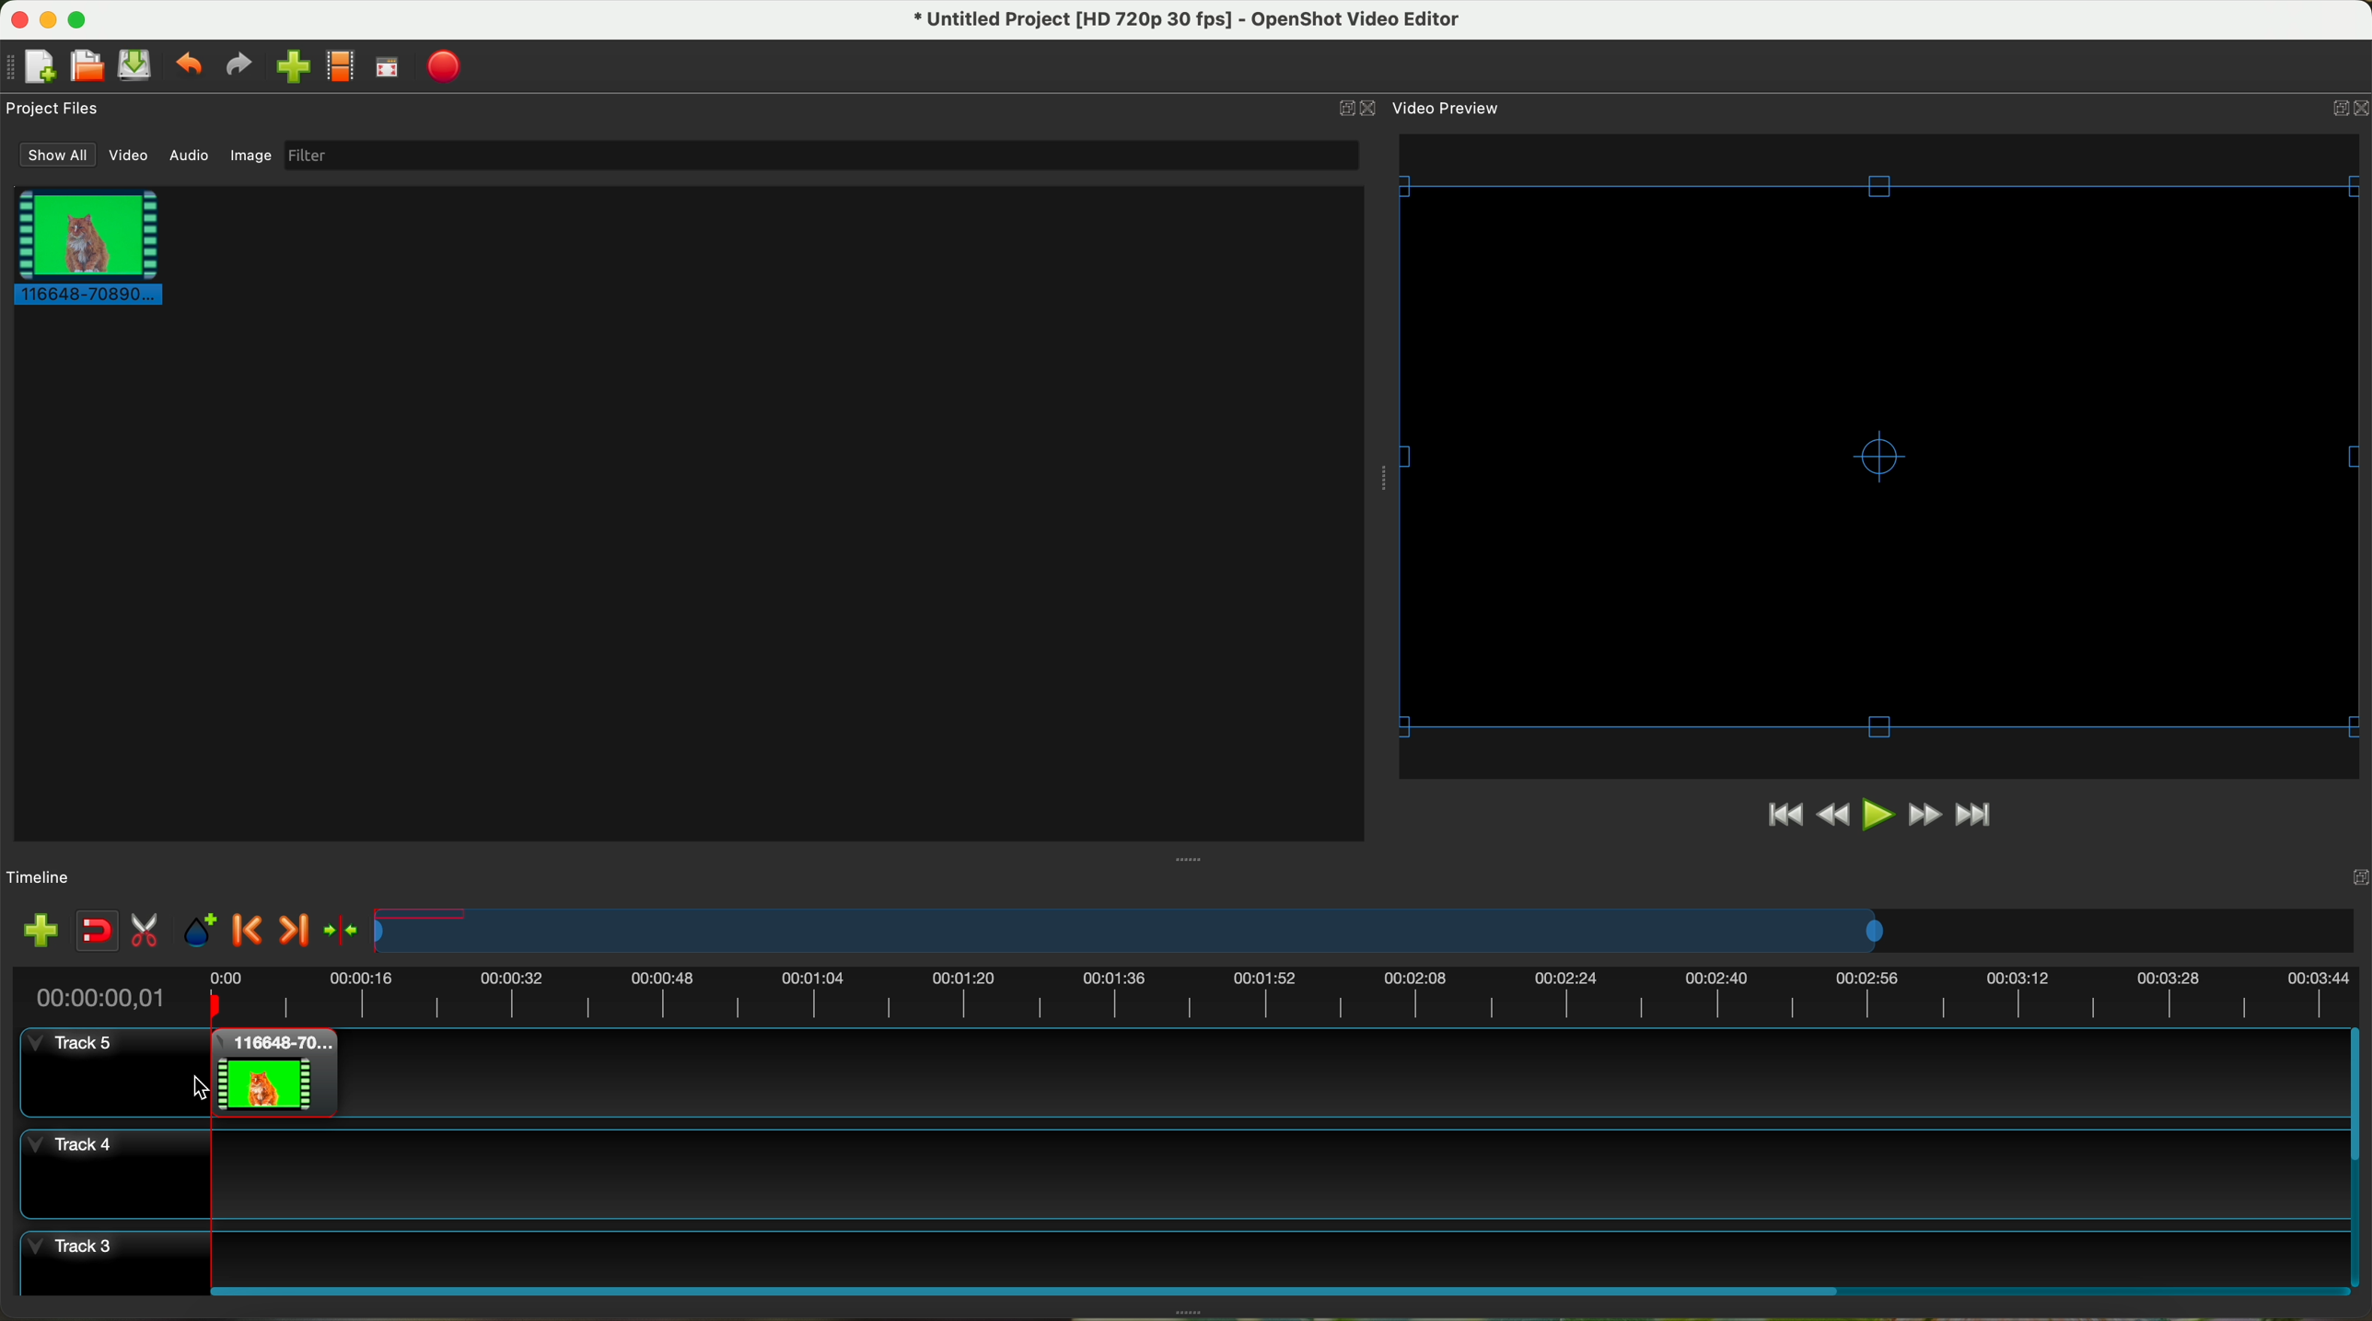  What do you see at coordinates (820, 155) in the screenshot?
I see `filter` at bounding box center [820, 155].